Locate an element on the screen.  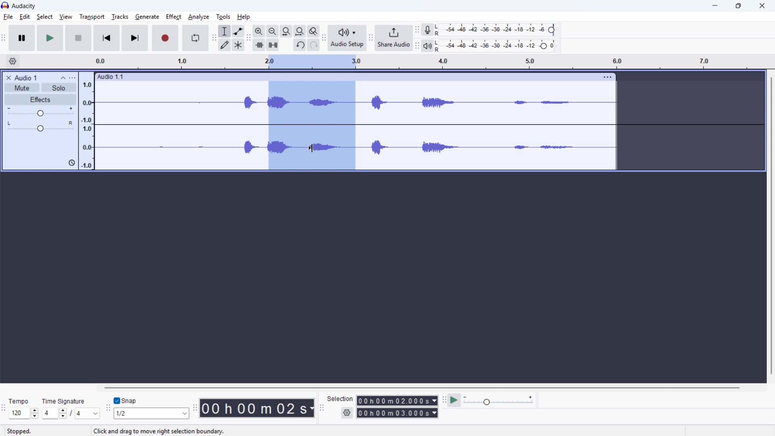
Enable looping is located at coordinates (196, 38).